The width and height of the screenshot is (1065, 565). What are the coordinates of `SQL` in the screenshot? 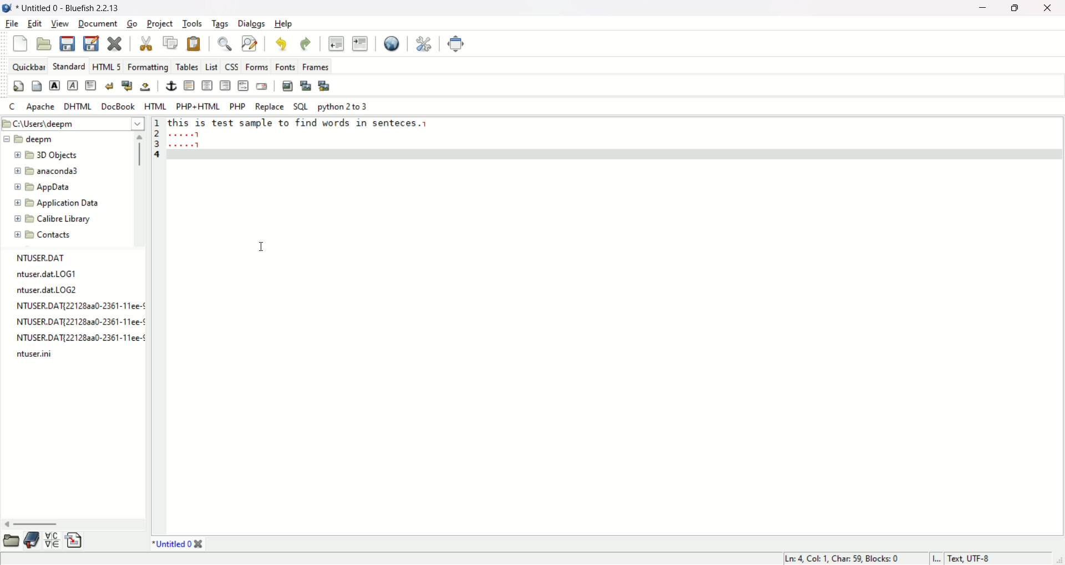 It's located at (301, 107).